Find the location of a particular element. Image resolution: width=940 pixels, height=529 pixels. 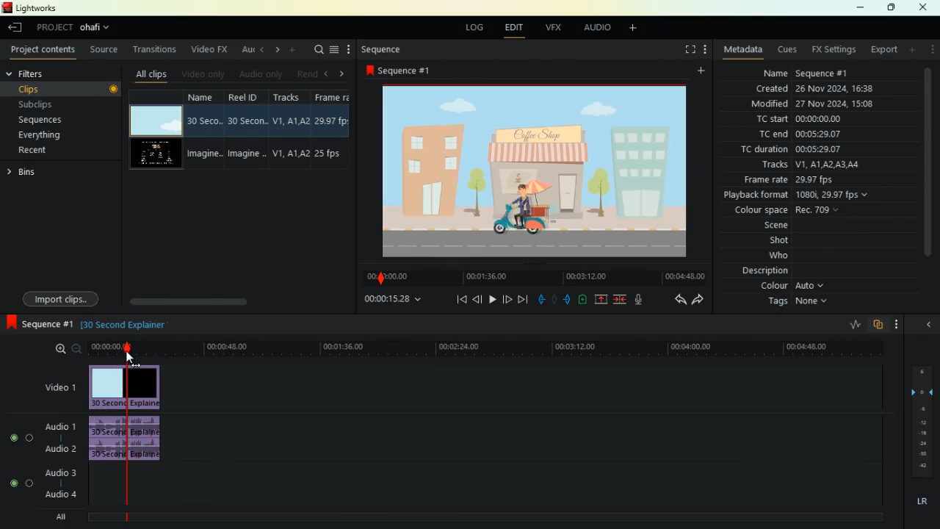

log is located at coordinates (470, 27).